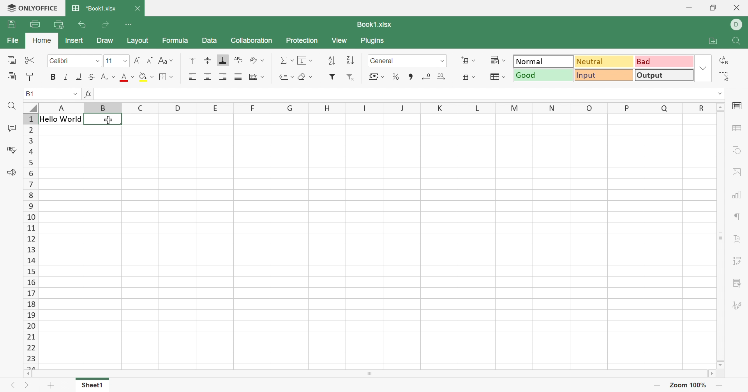  I want to click on Save, so click(12, 24).